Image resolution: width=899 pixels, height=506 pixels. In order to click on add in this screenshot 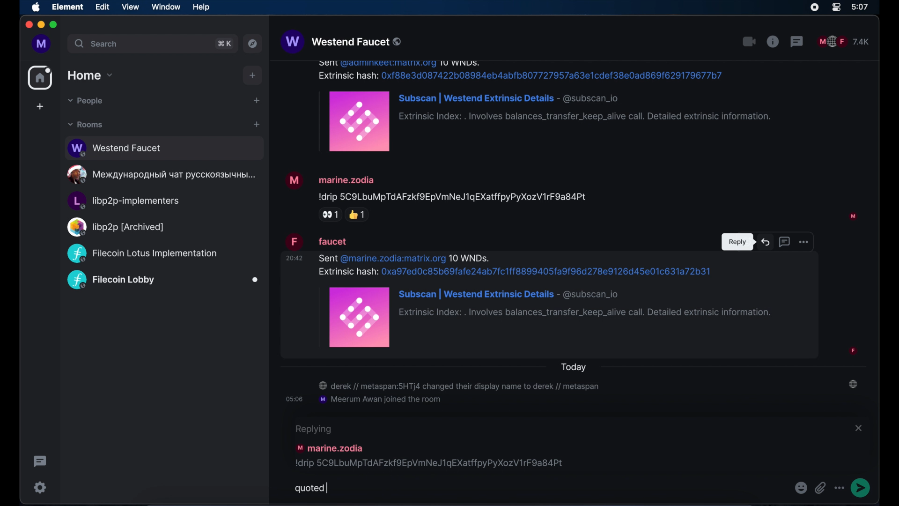, I will do `click(253, 75)`.